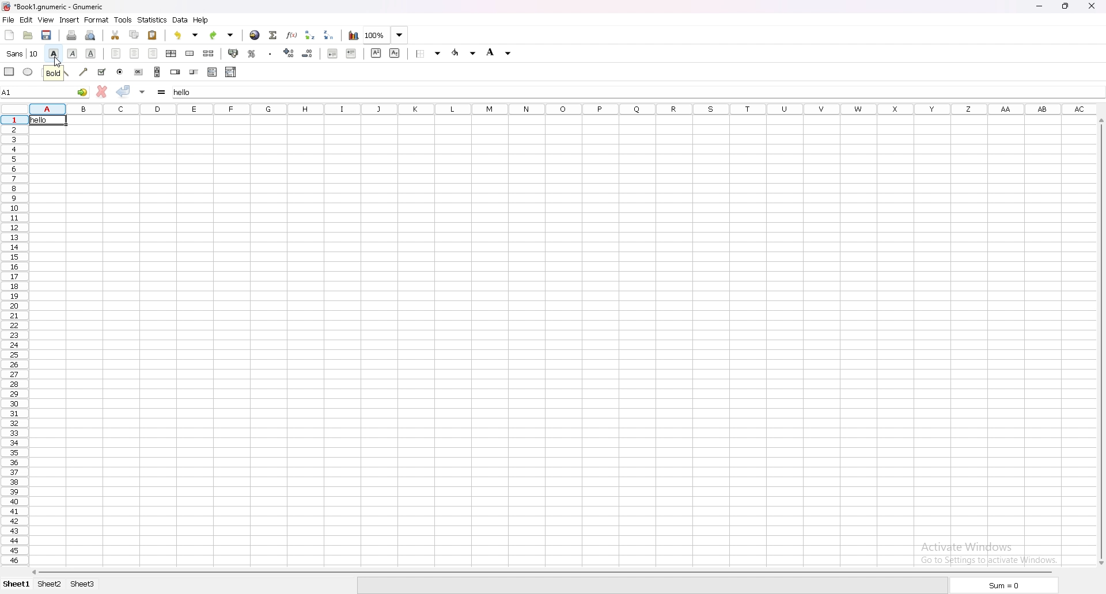 This screenshot has height=594, width=1106. What do you see at coordinates (541, 571) in the screenshot?
I see `scroll bar` at bounding box center [541, 571].